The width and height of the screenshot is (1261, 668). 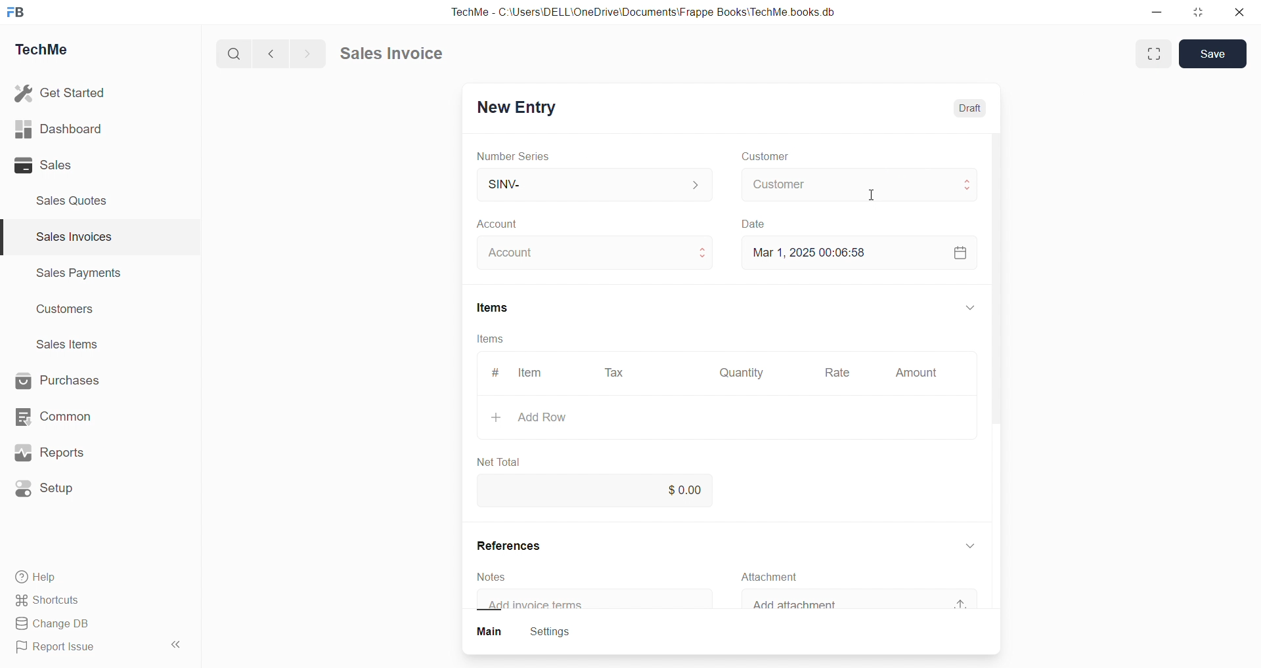 I want to click on New Entry, so click(x=521, y=105).